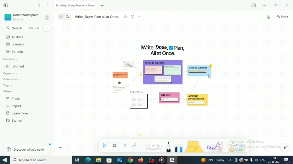 This screenshot has height=164, width=293. I want to click on Warning, so click(241, 160).